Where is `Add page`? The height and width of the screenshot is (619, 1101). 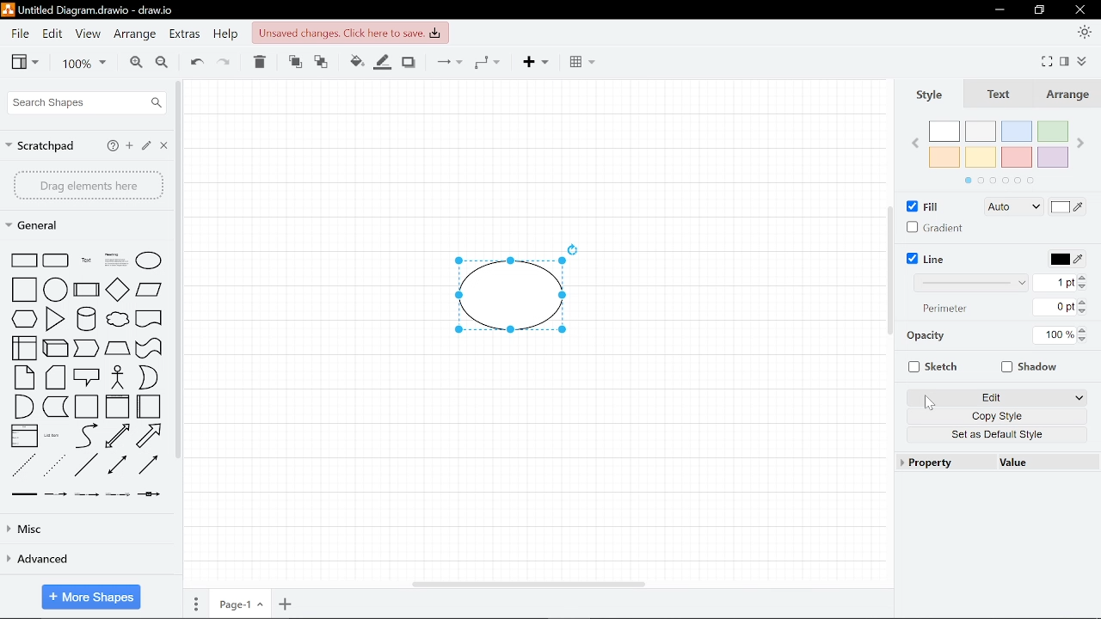
Add page is located at coordinates (287, 604).